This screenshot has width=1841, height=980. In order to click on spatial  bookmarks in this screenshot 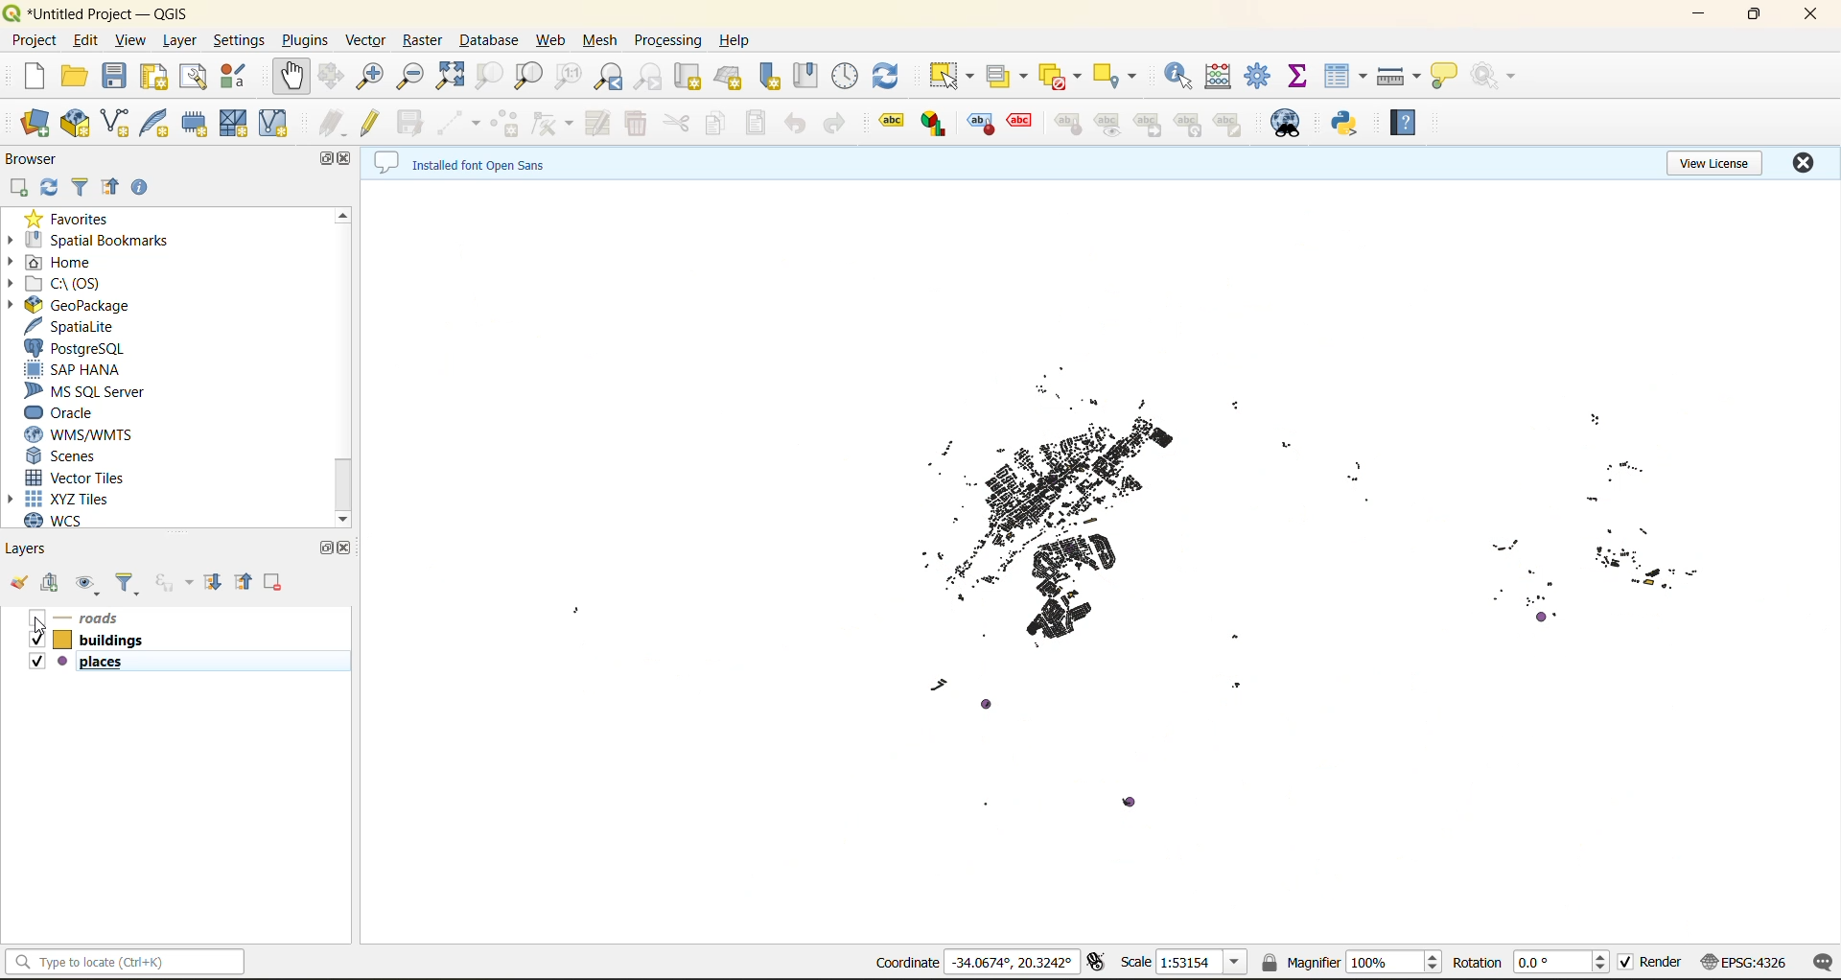, I will do `click(103, 243)`.